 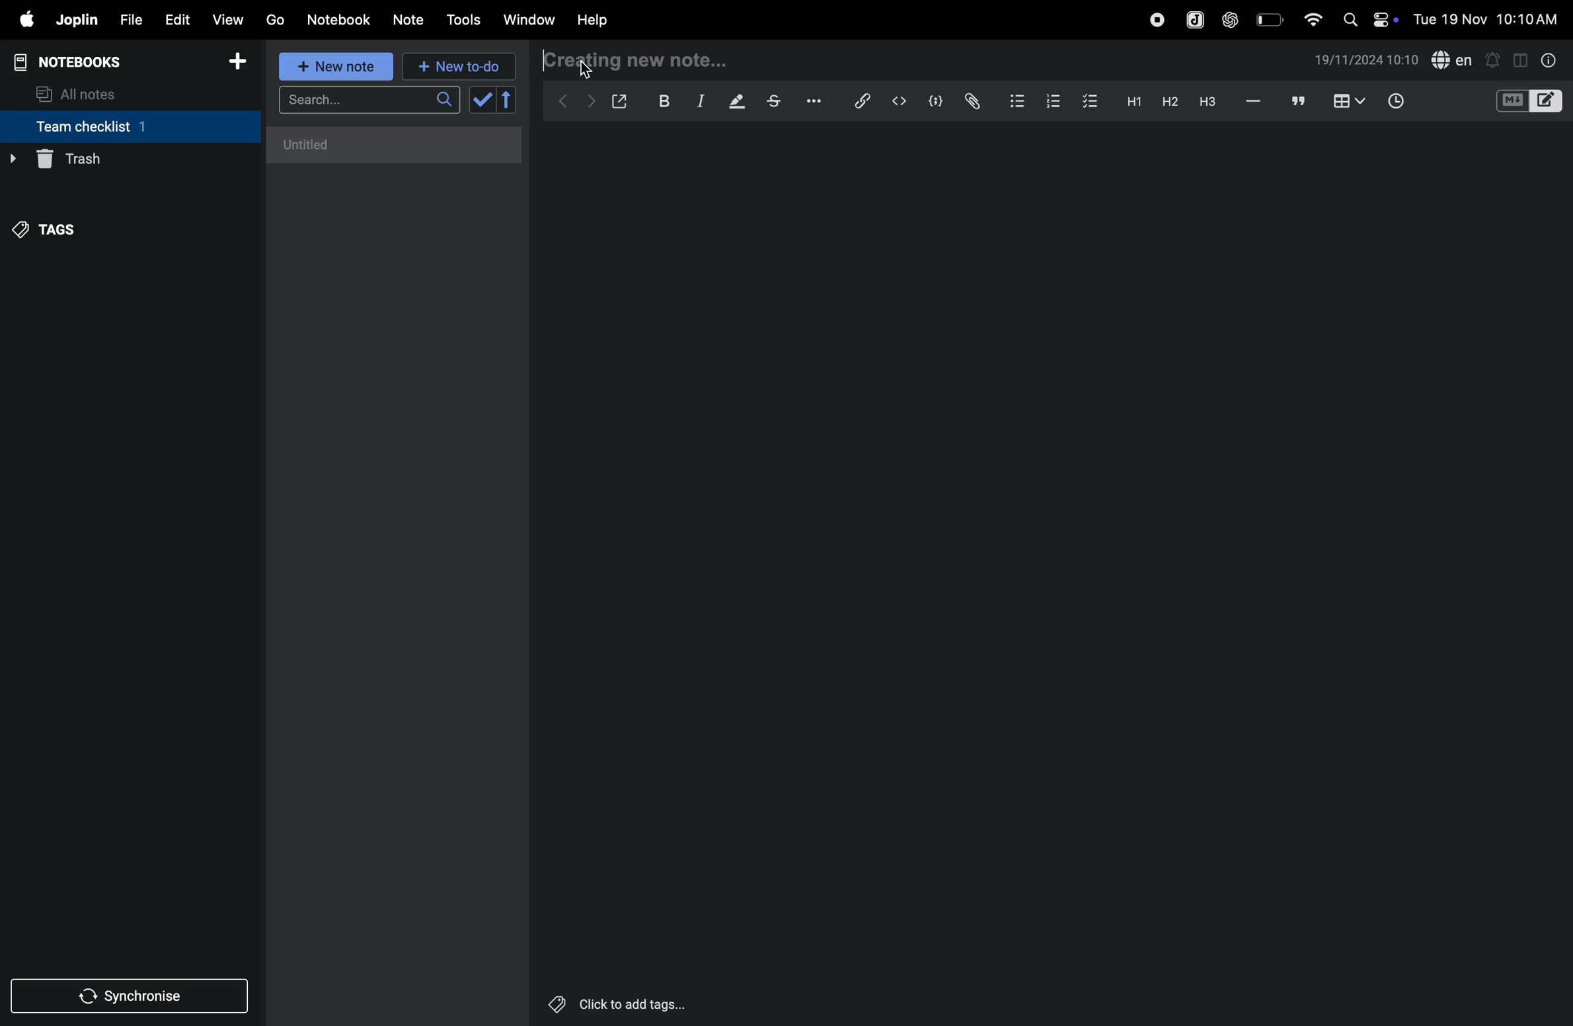 I want to click on itallic, so click(x=699, y=101).